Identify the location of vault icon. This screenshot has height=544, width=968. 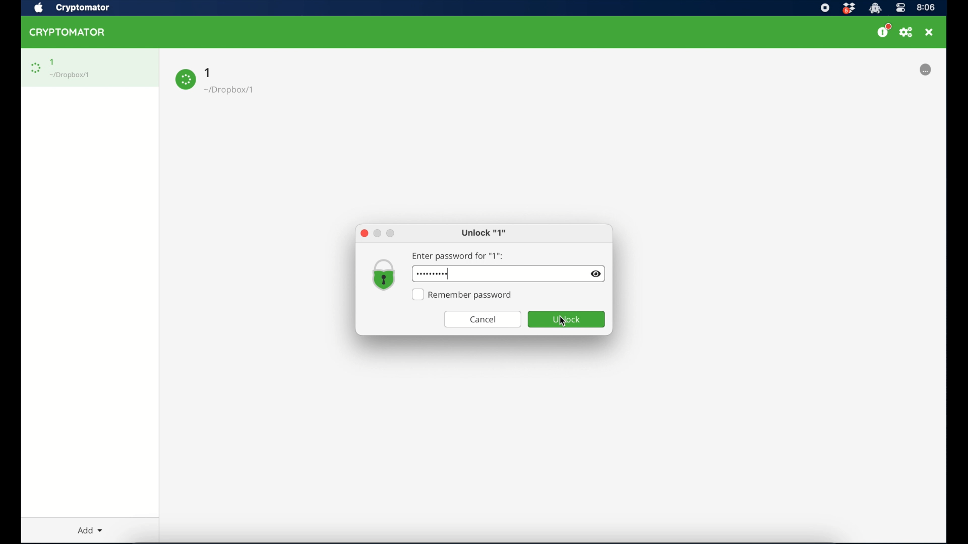
(384, 276).